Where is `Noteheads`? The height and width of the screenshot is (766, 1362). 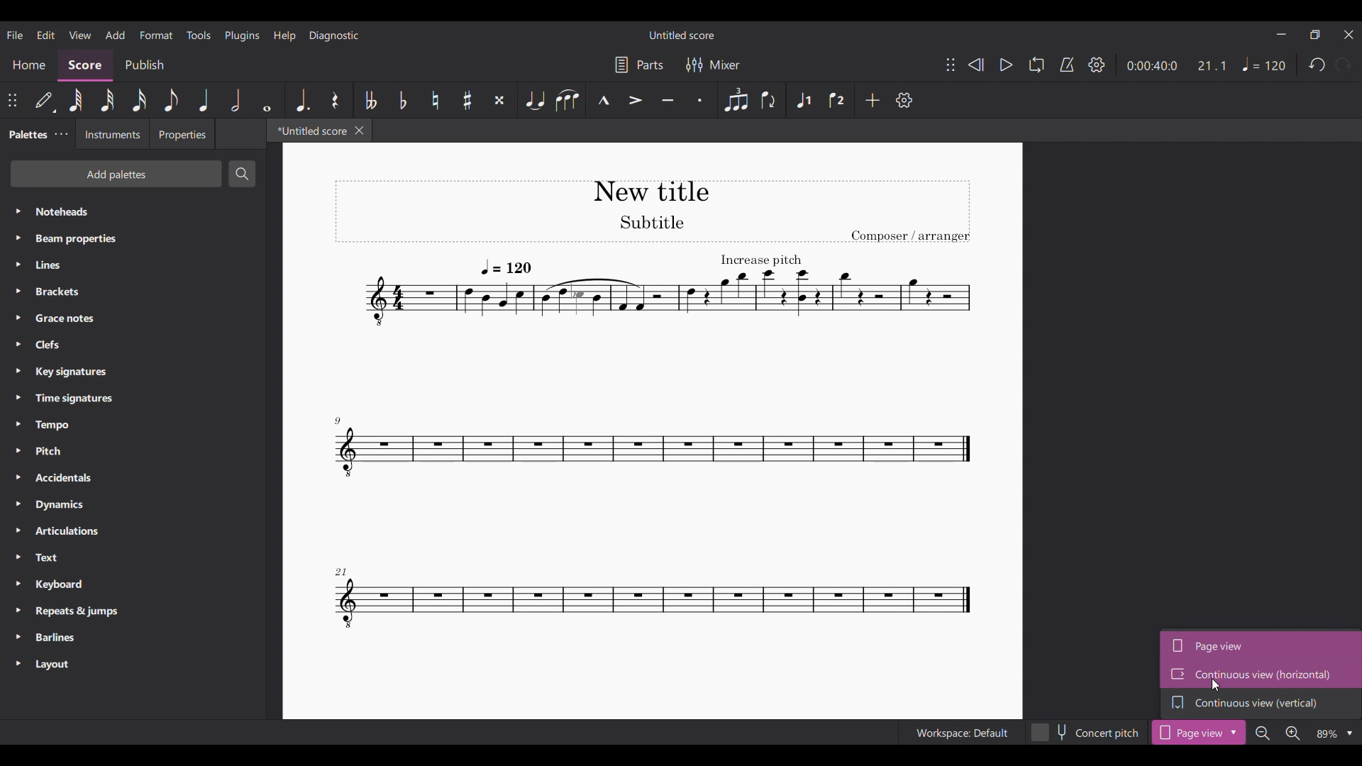
Noteheads is located at coordinates (135, 211).